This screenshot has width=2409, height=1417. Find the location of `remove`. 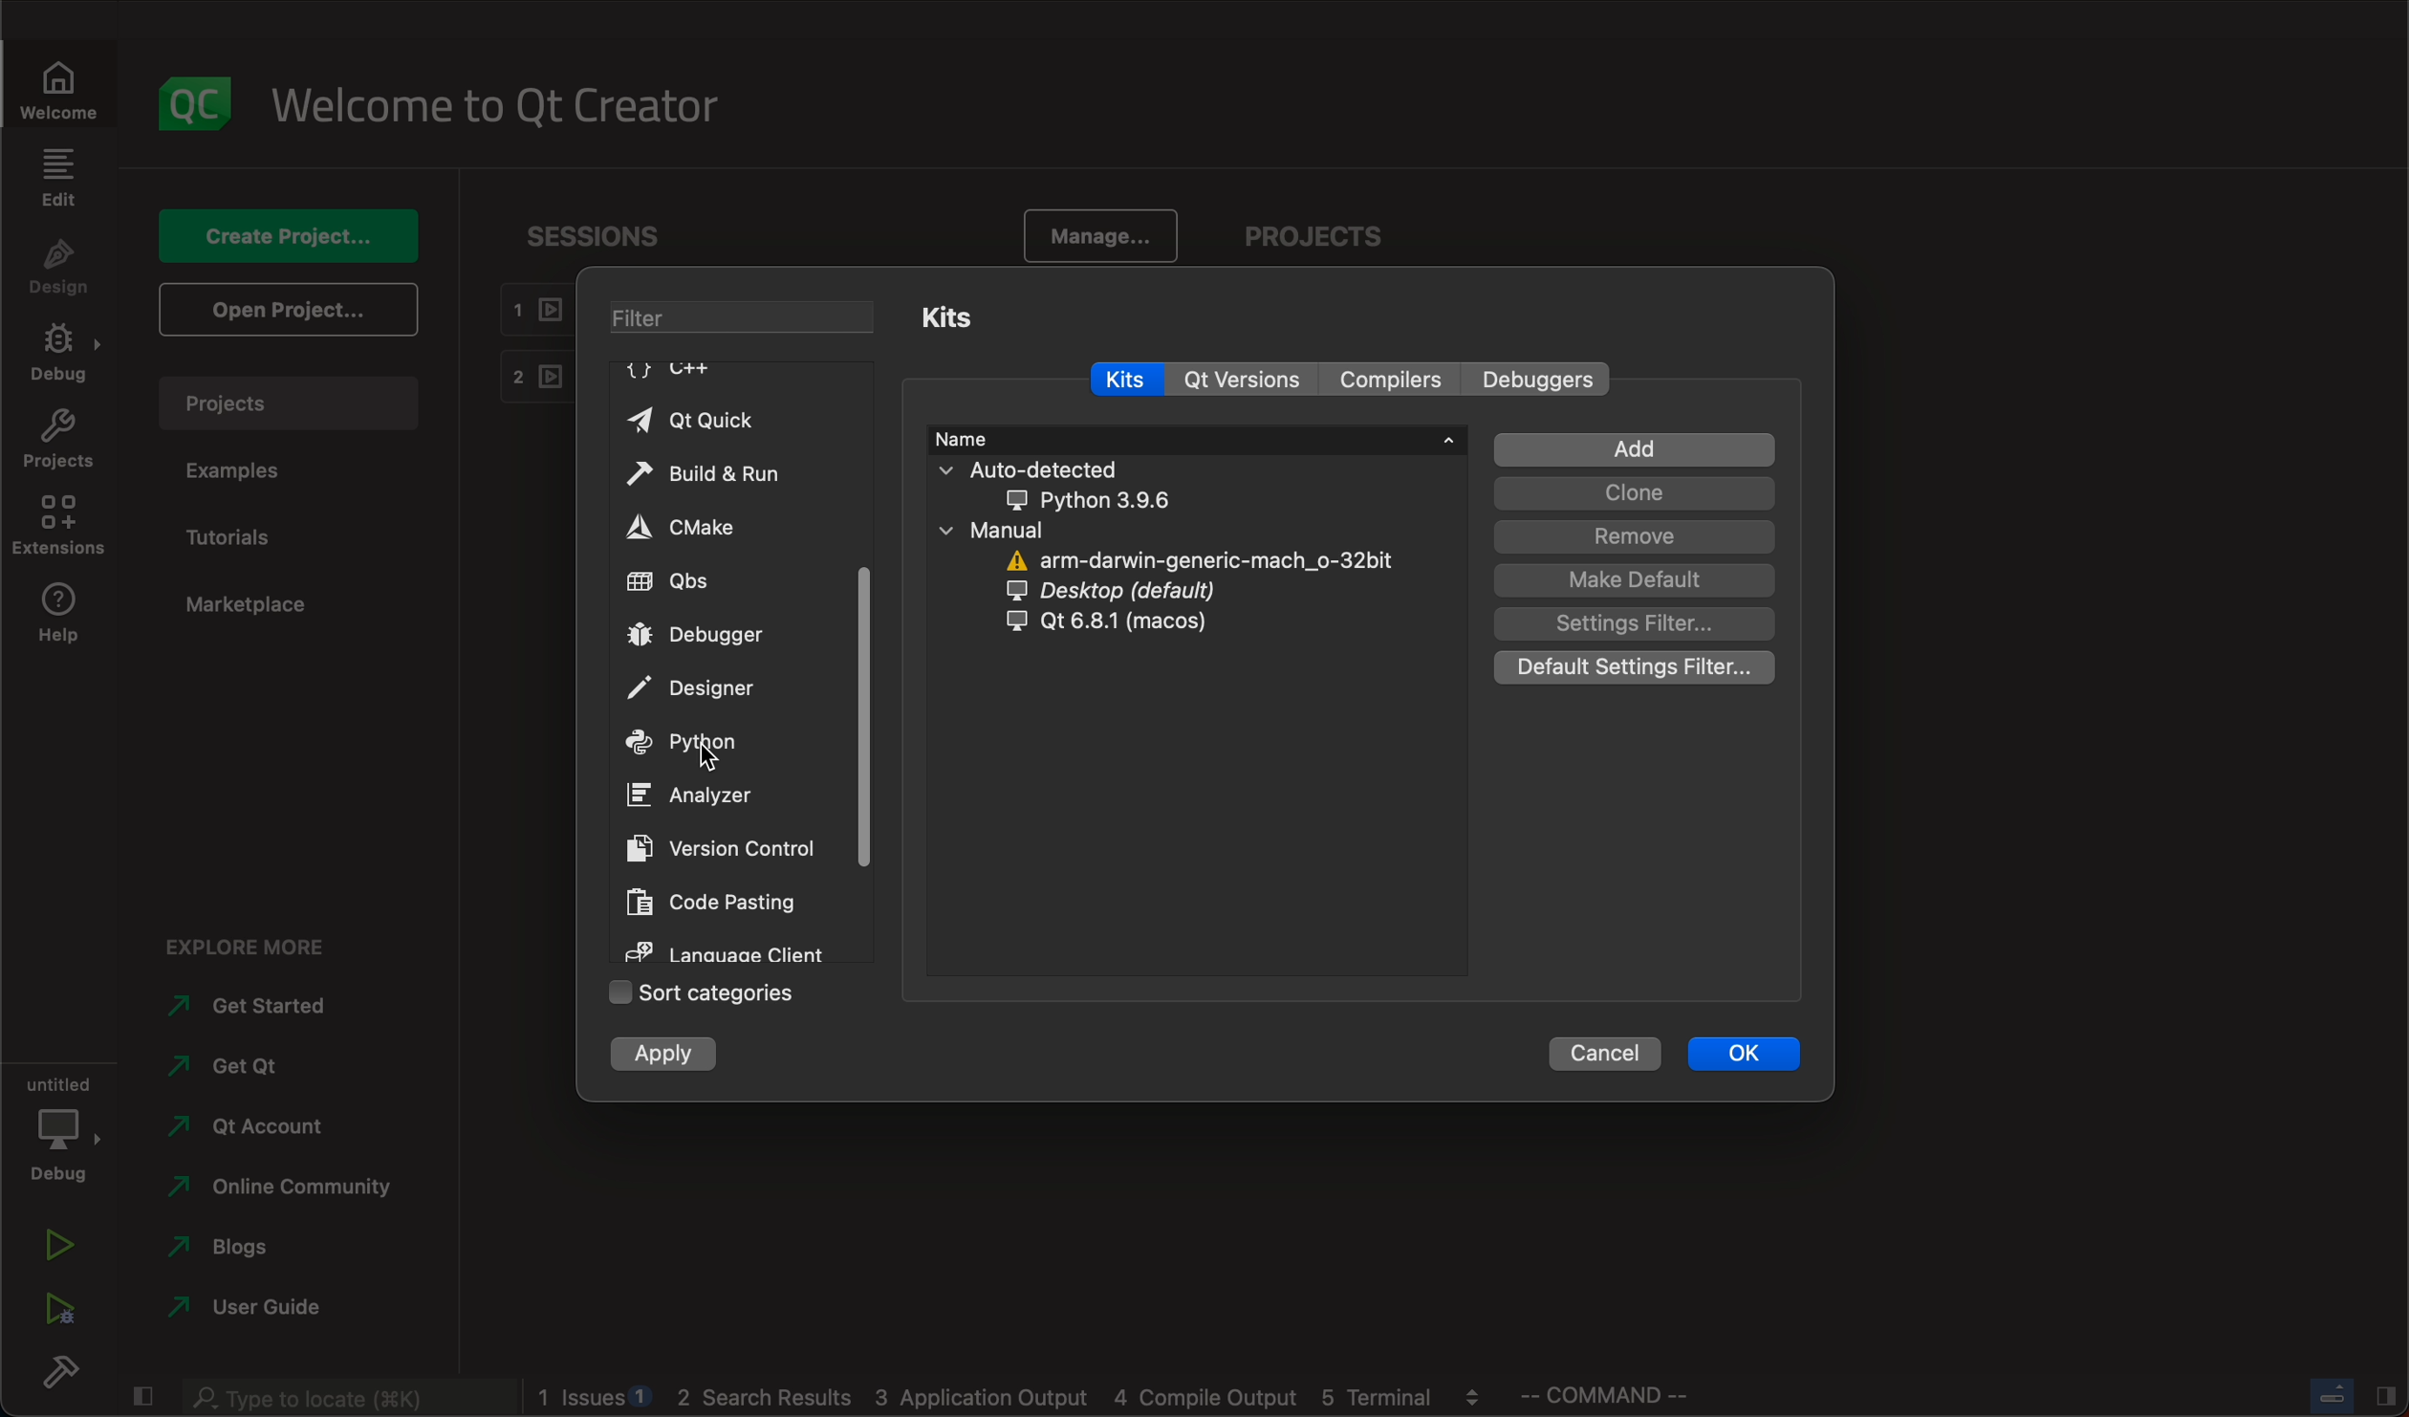

remove is located at coordinates (1637, 539).